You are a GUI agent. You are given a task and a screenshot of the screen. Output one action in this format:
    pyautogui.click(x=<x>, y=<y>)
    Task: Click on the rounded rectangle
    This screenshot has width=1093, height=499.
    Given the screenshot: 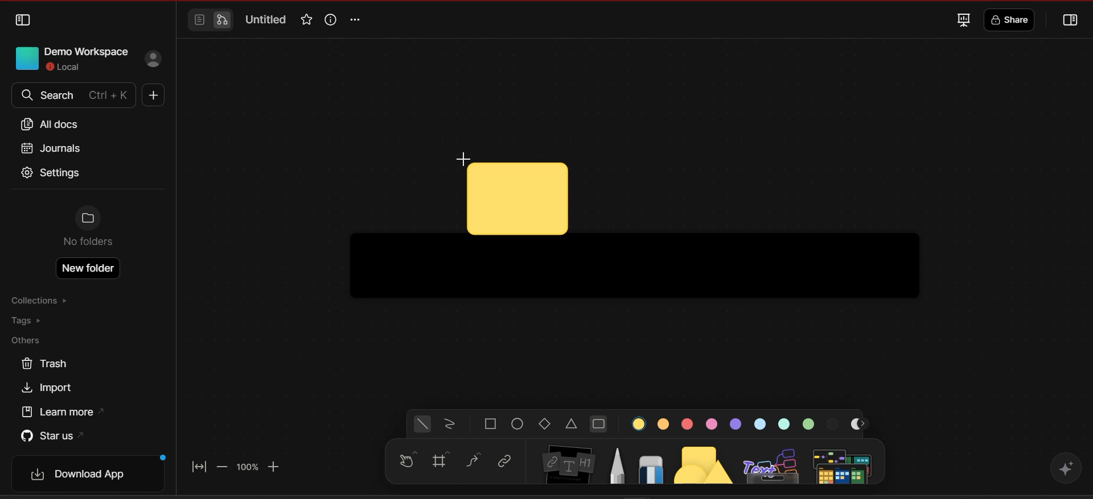 What is the action you would take?
    pyautogui.click(x=599, y=425)
    